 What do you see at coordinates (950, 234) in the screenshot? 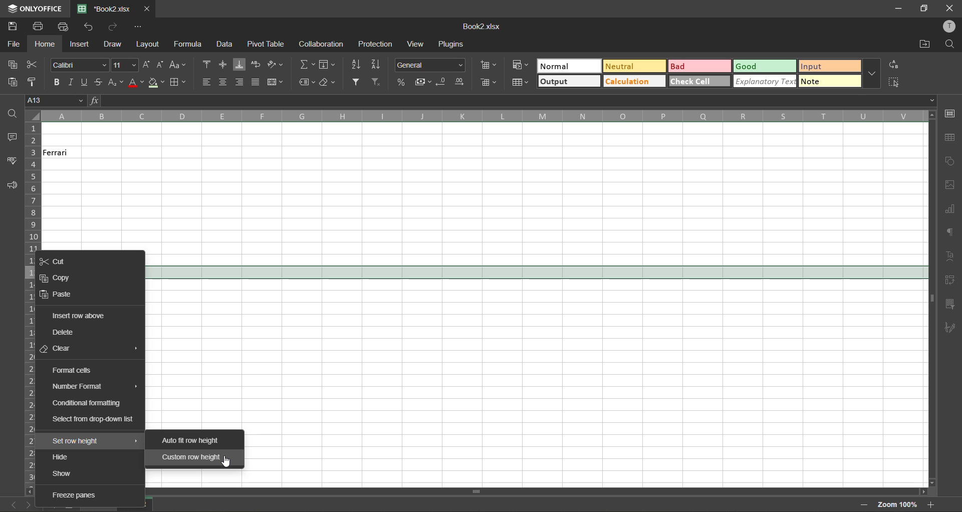
I see `paragraph` at bounding box center [950, 234].